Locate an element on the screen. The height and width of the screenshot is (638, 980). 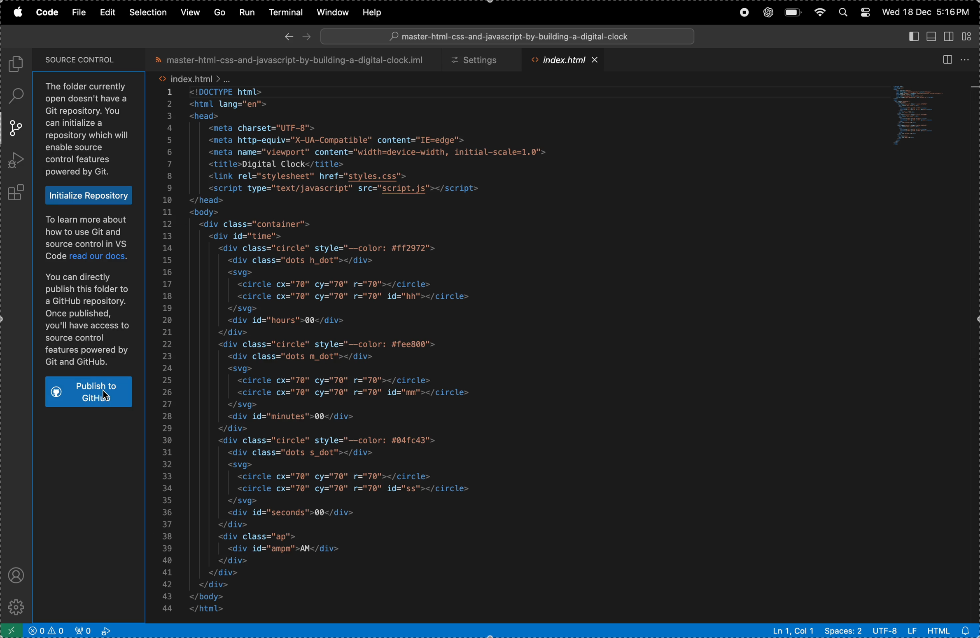
N master-html-css-and-javascript-by-building-a-digital-clock.iml is located at coordinates (292, 60).